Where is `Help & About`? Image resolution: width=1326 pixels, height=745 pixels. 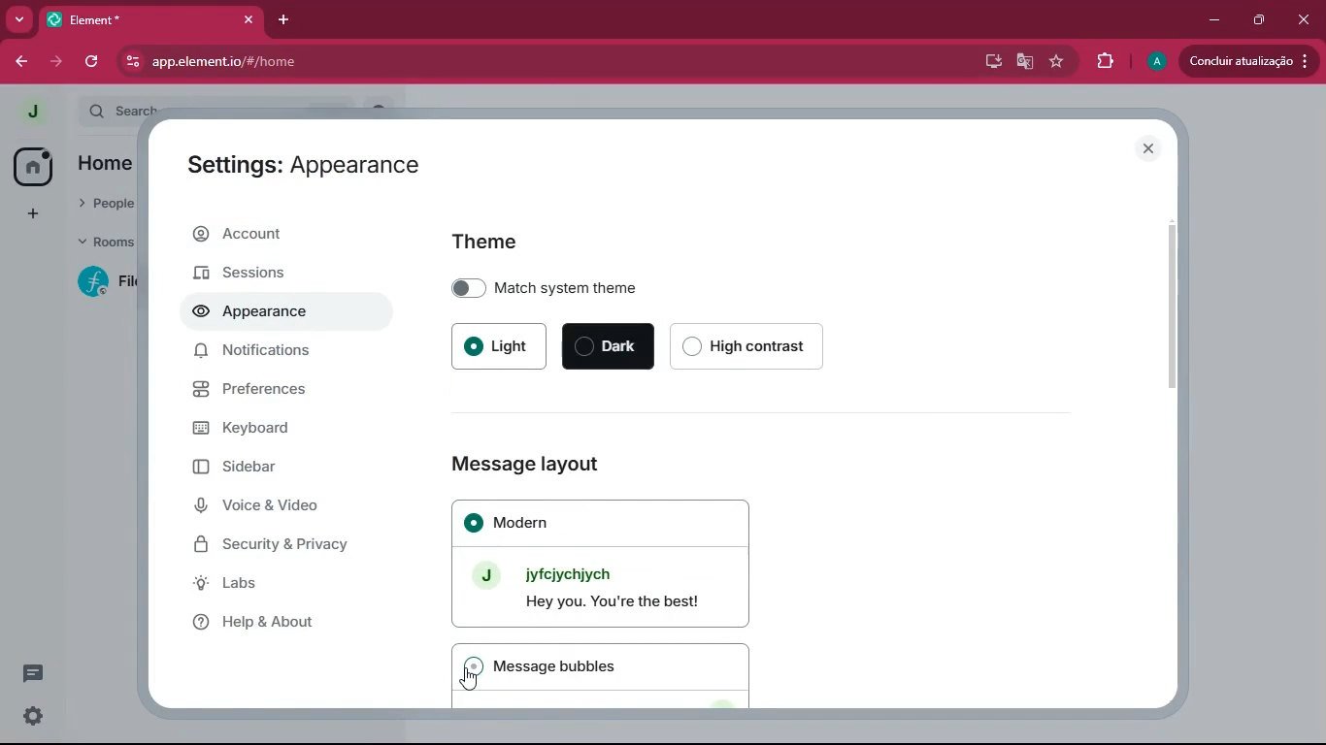
Help & About is located at coordinates (258, 624).